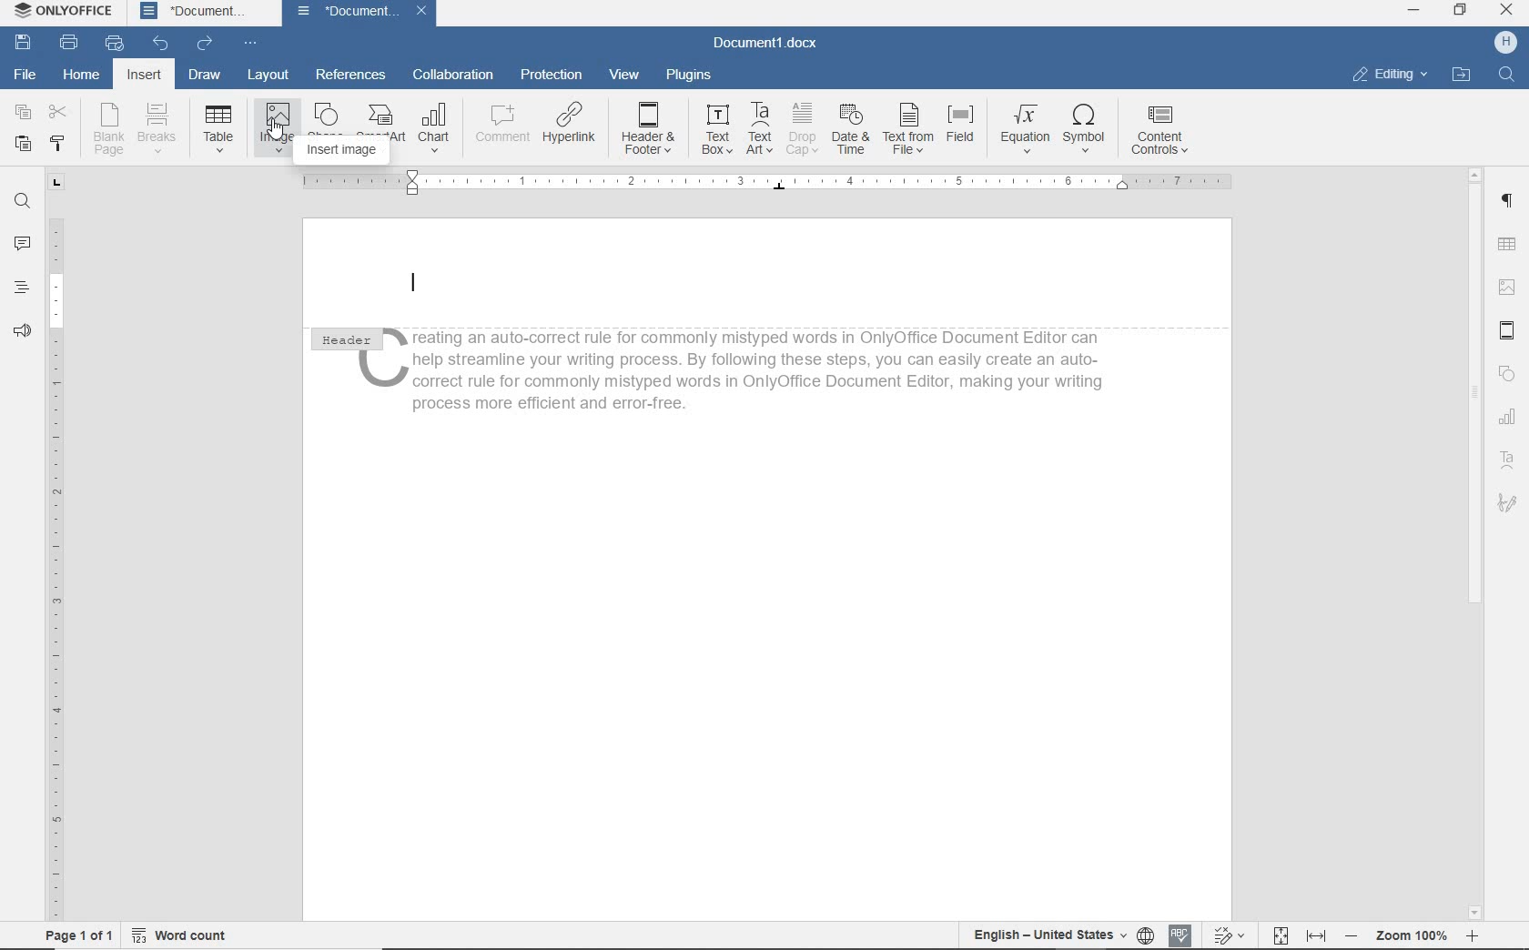 The height and width of the screenshot is (950, 1529). What do you see at coordinates (21, 242) in the screenshot?
I see `COMMENTS` at bounding box center [21, 242].